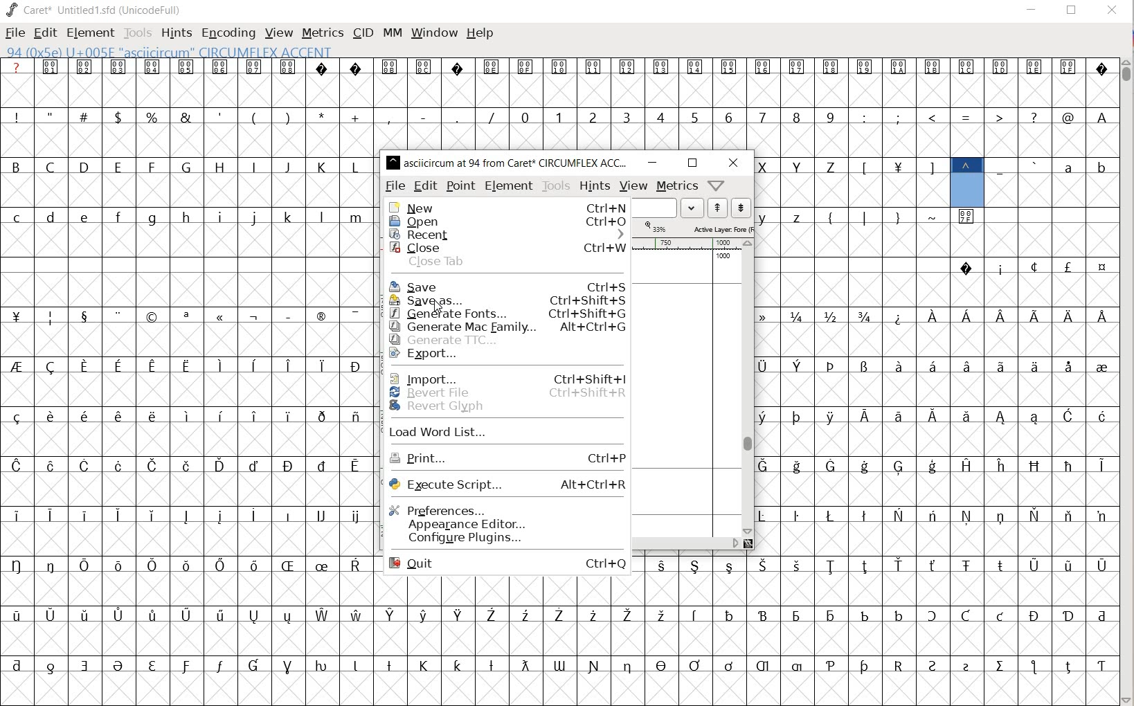 The width and height of the screenshot is (1134, 706). Describe the element at coordinates (966, 181) in the screenshot. I see `94 0xSe U+00SE "asciicircum" CIRCUMFLEX ACCENT` at that location.